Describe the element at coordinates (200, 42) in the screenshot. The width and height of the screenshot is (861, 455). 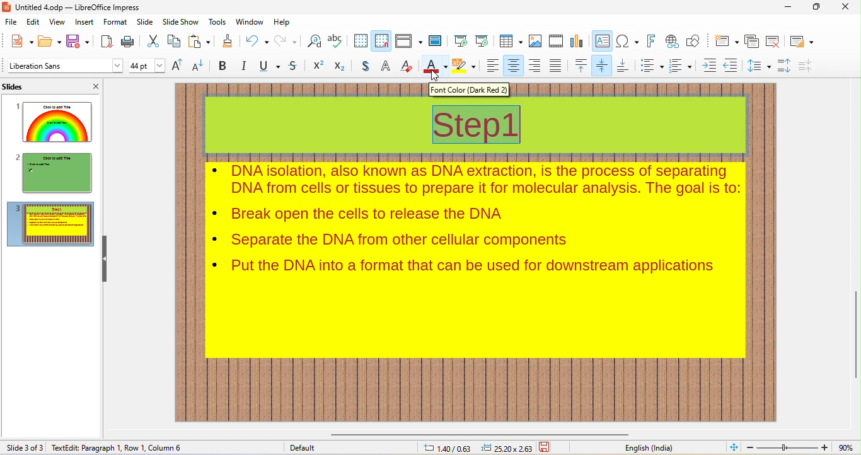
I see `paste` at that location.